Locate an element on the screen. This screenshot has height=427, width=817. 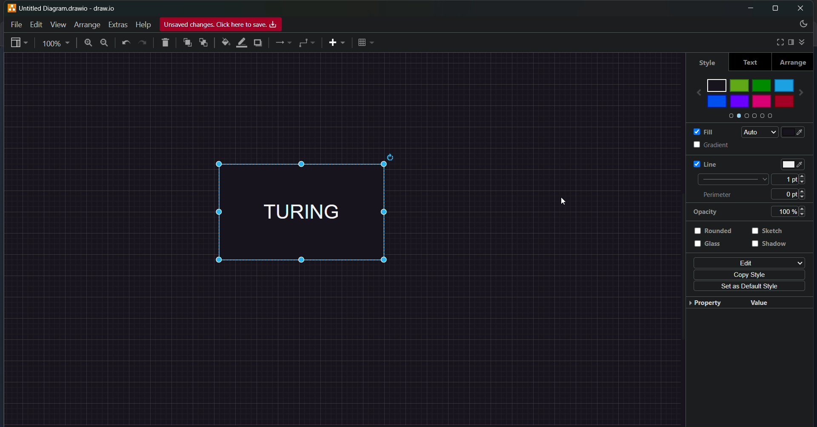
blue is located at coordinates (717, 101).